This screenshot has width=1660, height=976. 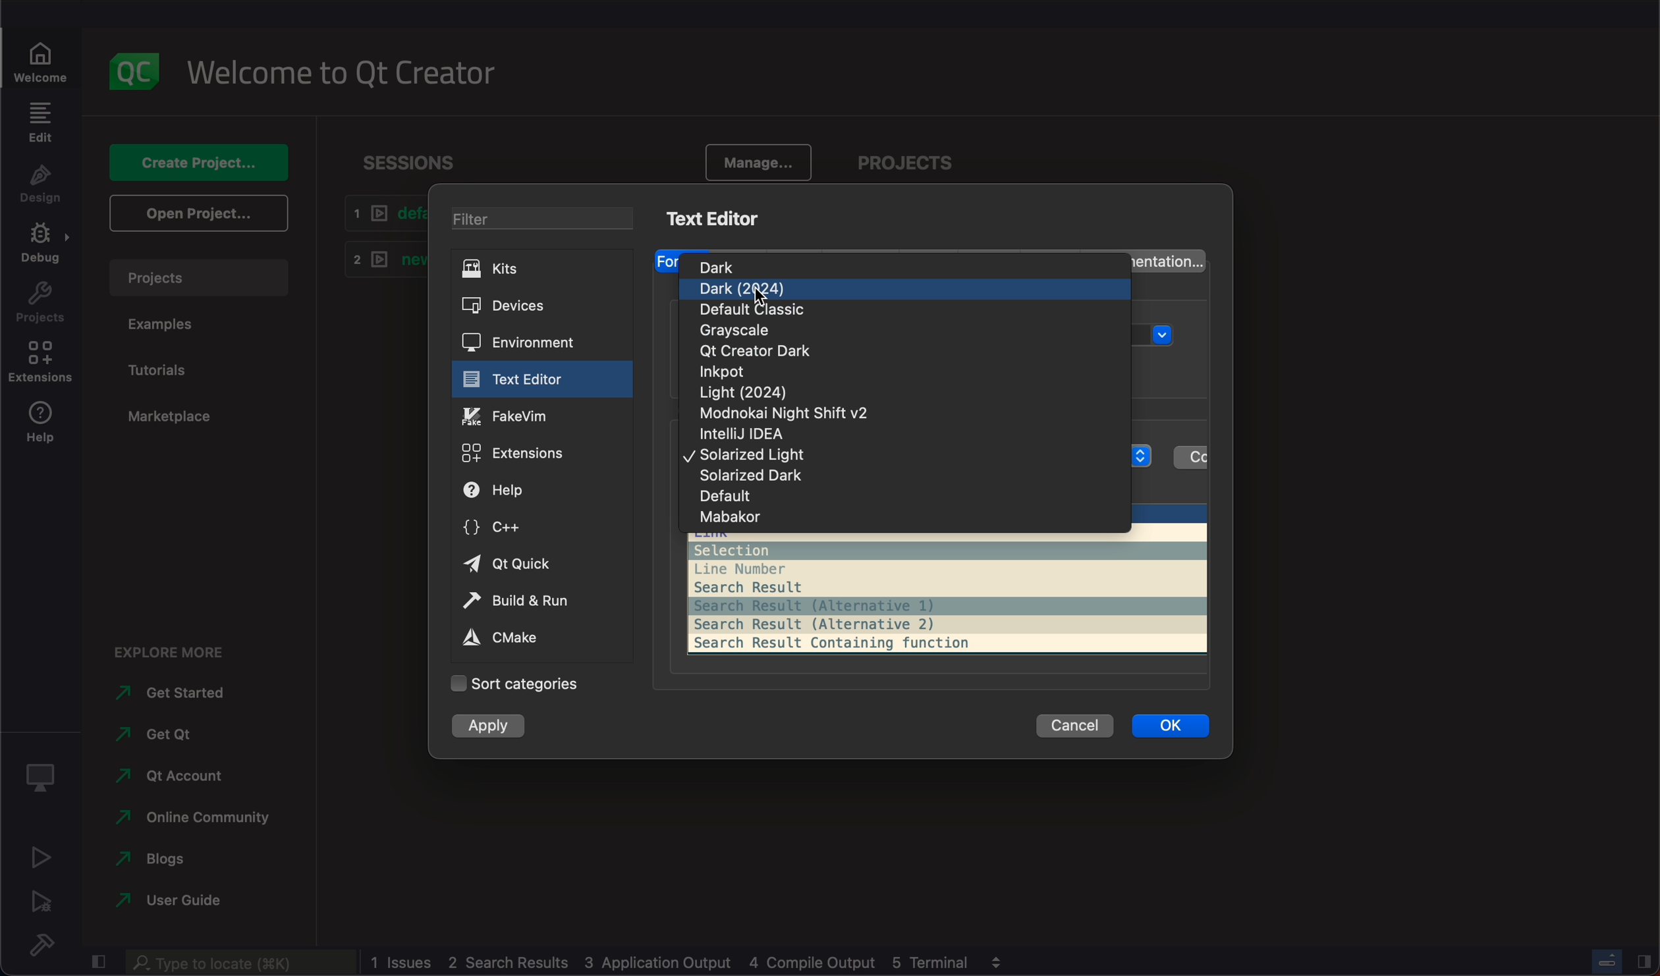 What do you see at coordinates (752, 476) in the screenshot?
I see `dark` at bounding box center [752, 476].